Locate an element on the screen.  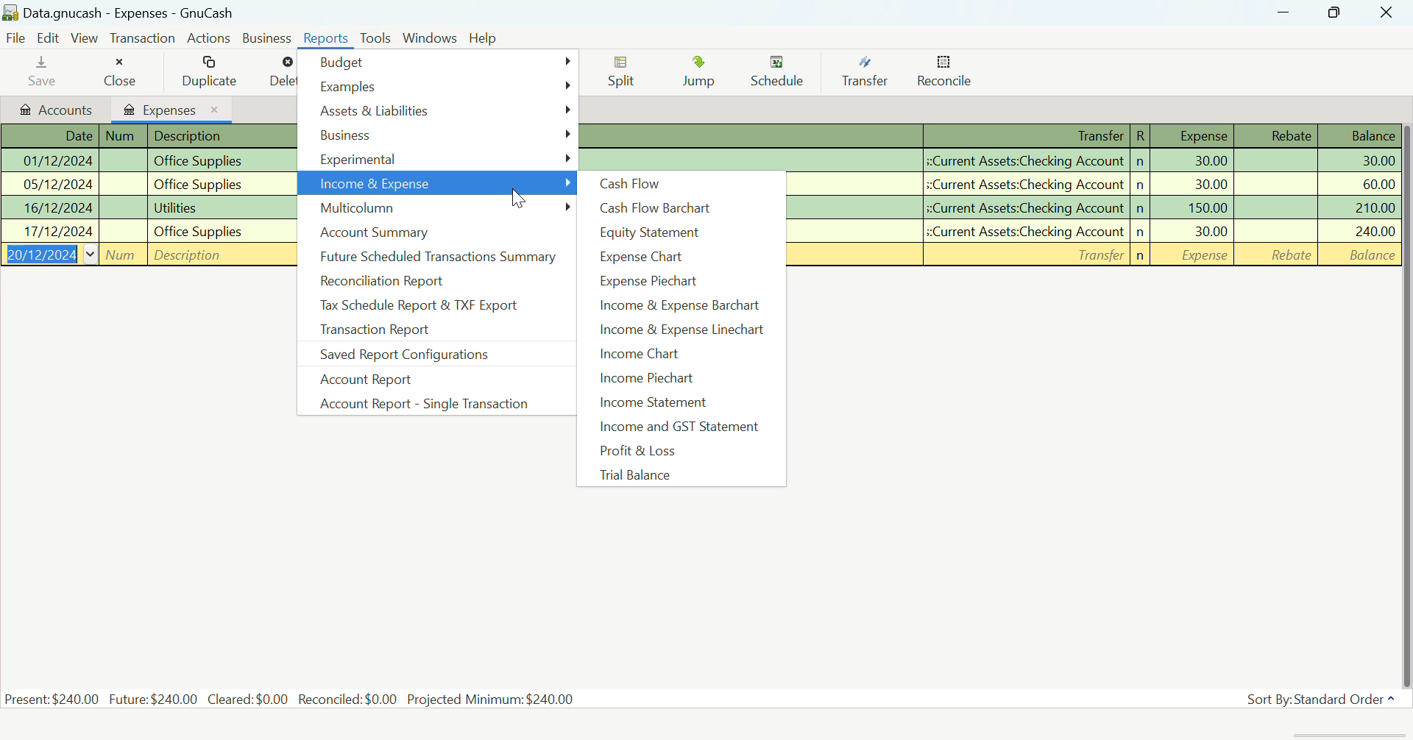
Office Supplies is located at coordinates (1097, 186).